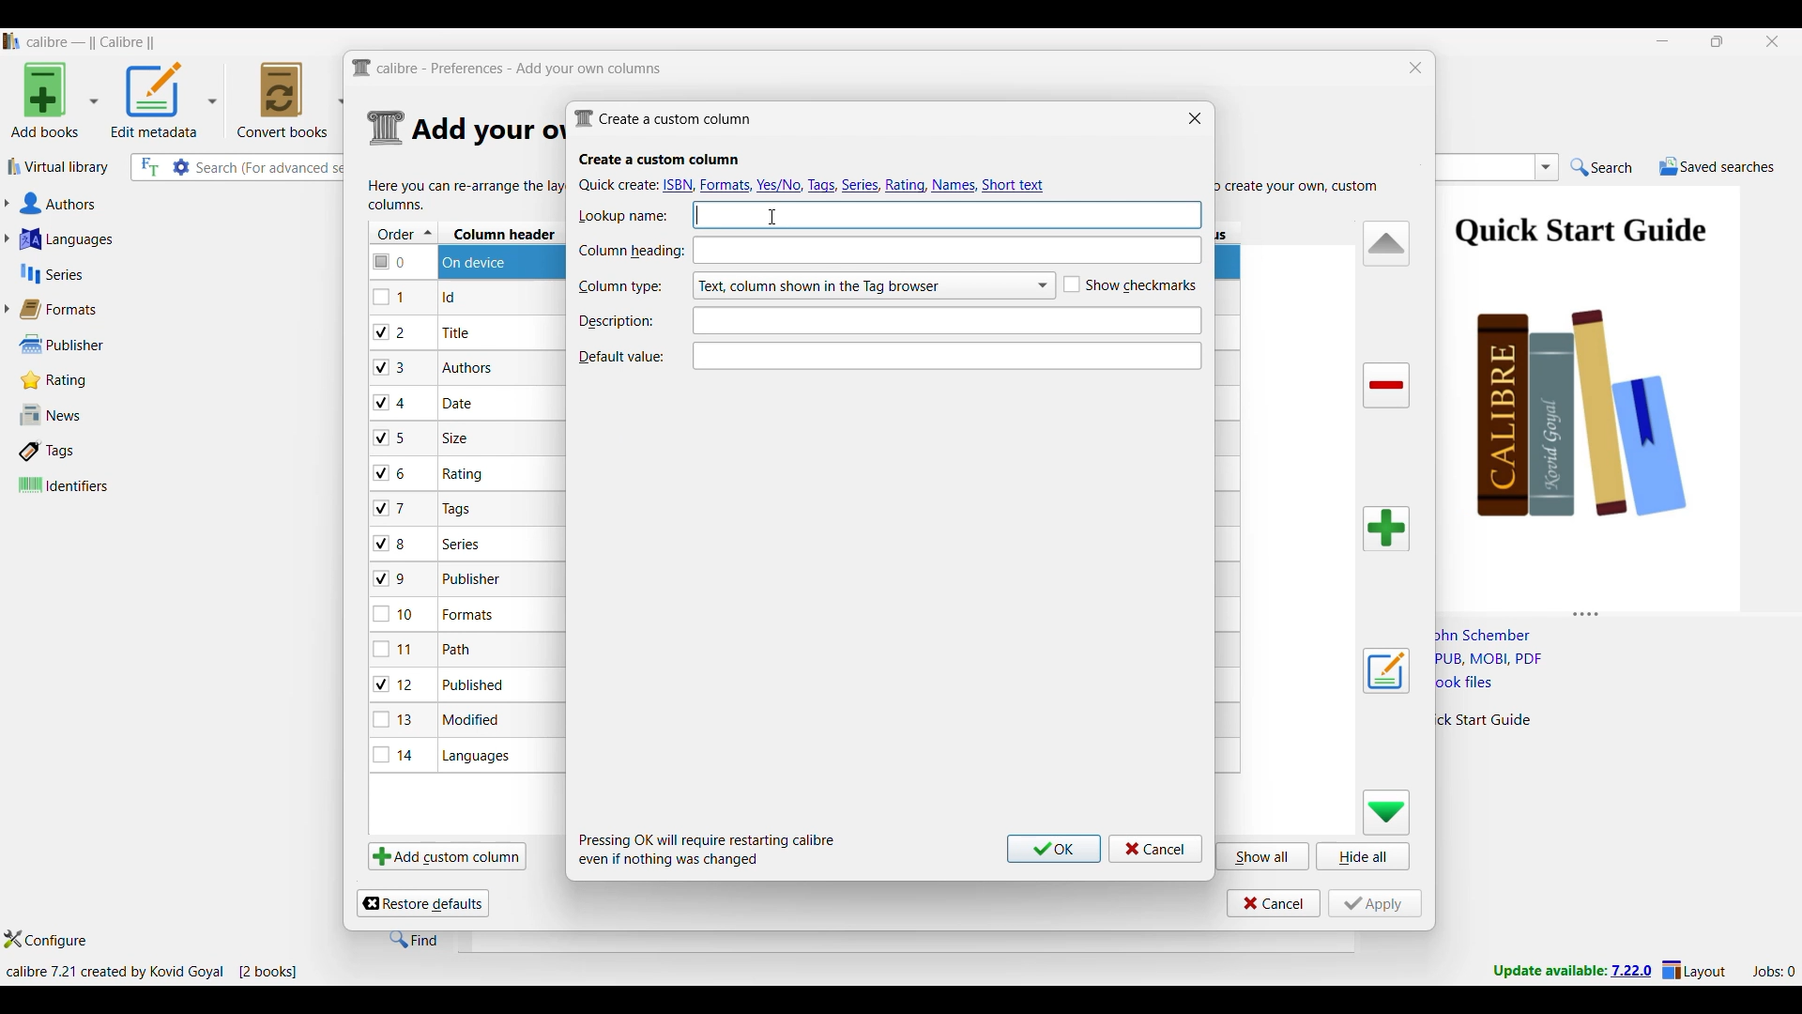  Describe the element at coordinates (1694, 969) in the screenshot. I see `Layout settings` at that location.